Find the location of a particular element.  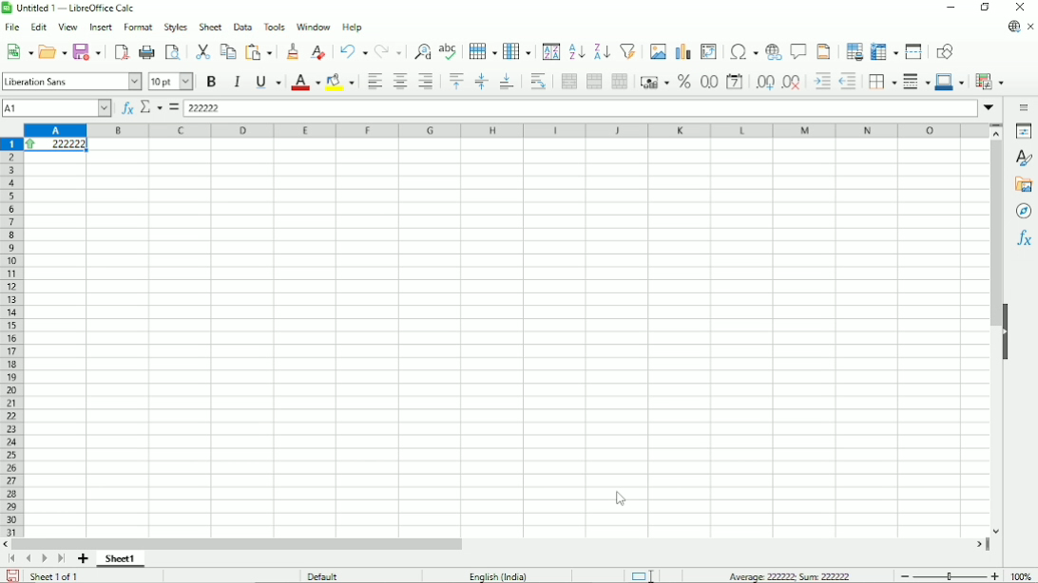

Zoom factor is located at coordinates (1021, 575).